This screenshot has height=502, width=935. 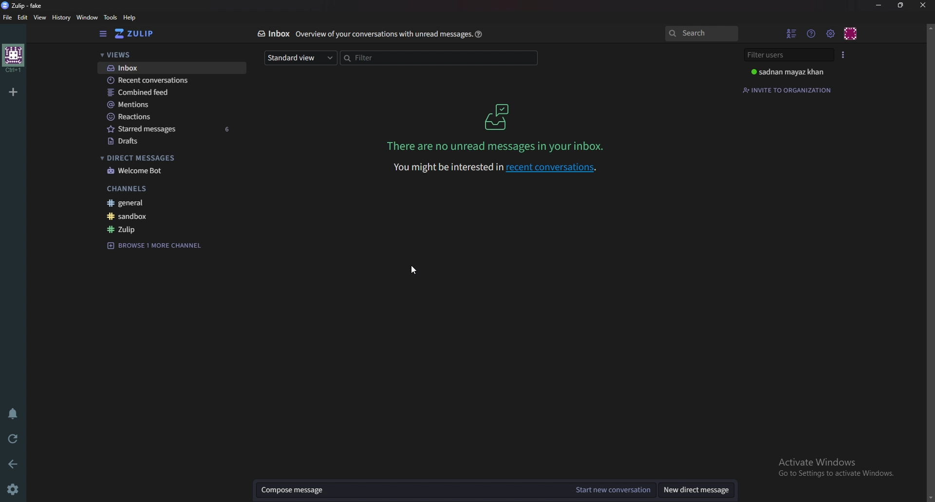 I want to click on file, so click(x=8, y=17).